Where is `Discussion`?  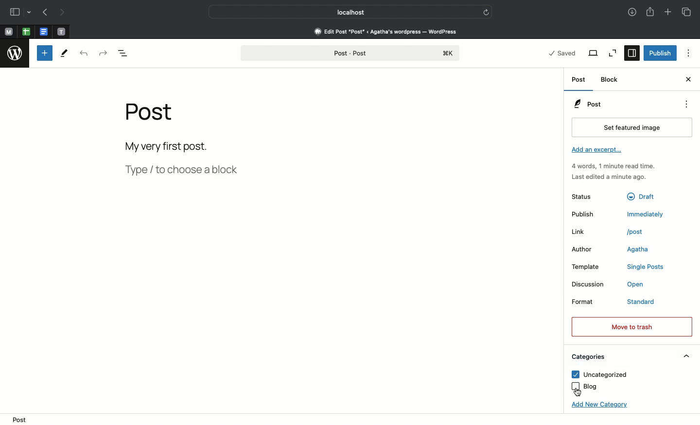 Discussion is located at coordinates (589, 284).